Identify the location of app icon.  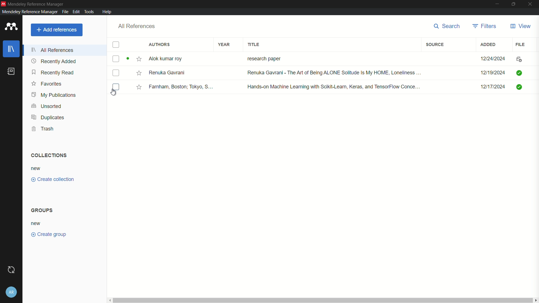
(11, 26).